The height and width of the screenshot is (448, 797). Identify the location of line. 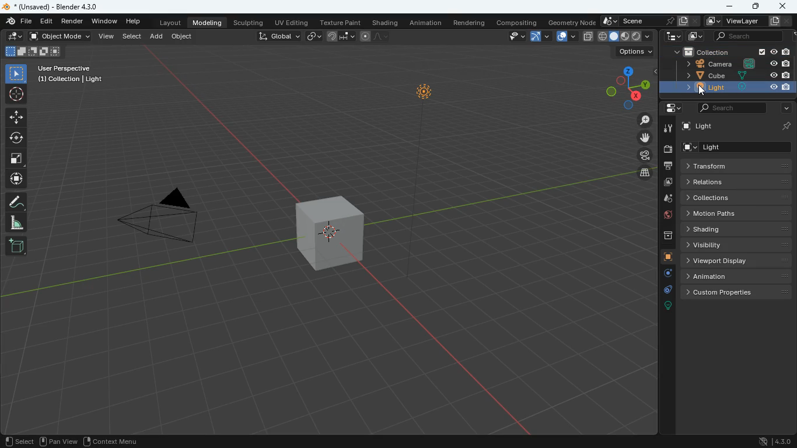
(376, 36).